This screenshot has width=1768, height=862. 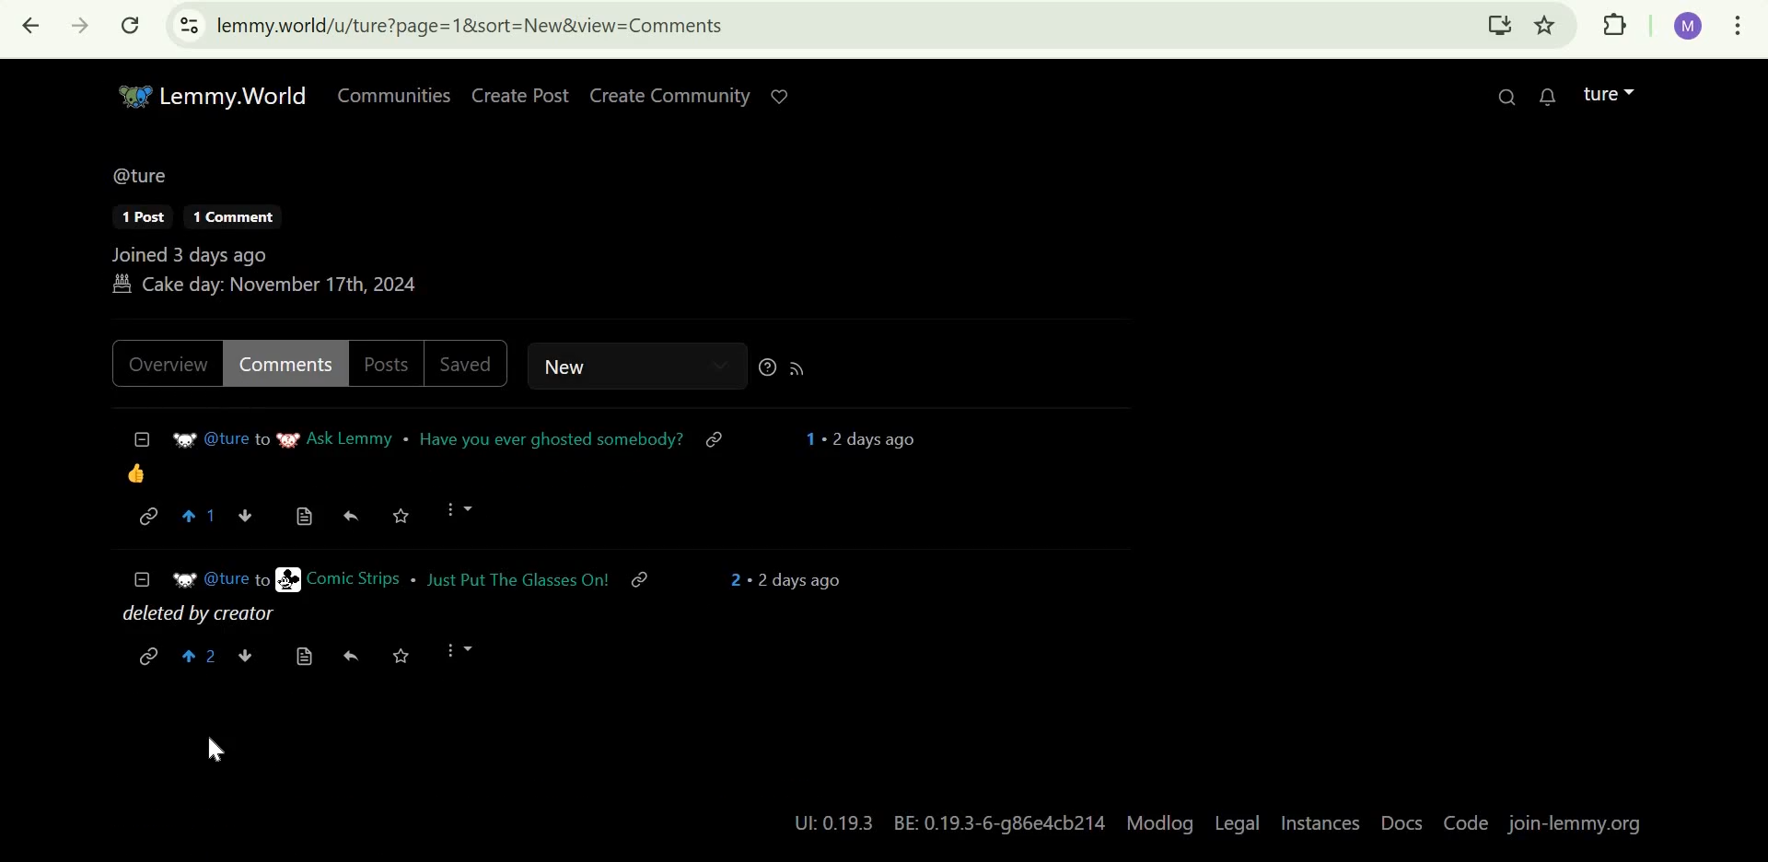 What do you see at coordinates (869, 438) in the screenshot?
I see `1 . 2 days go` at bounding box center [869, 438].